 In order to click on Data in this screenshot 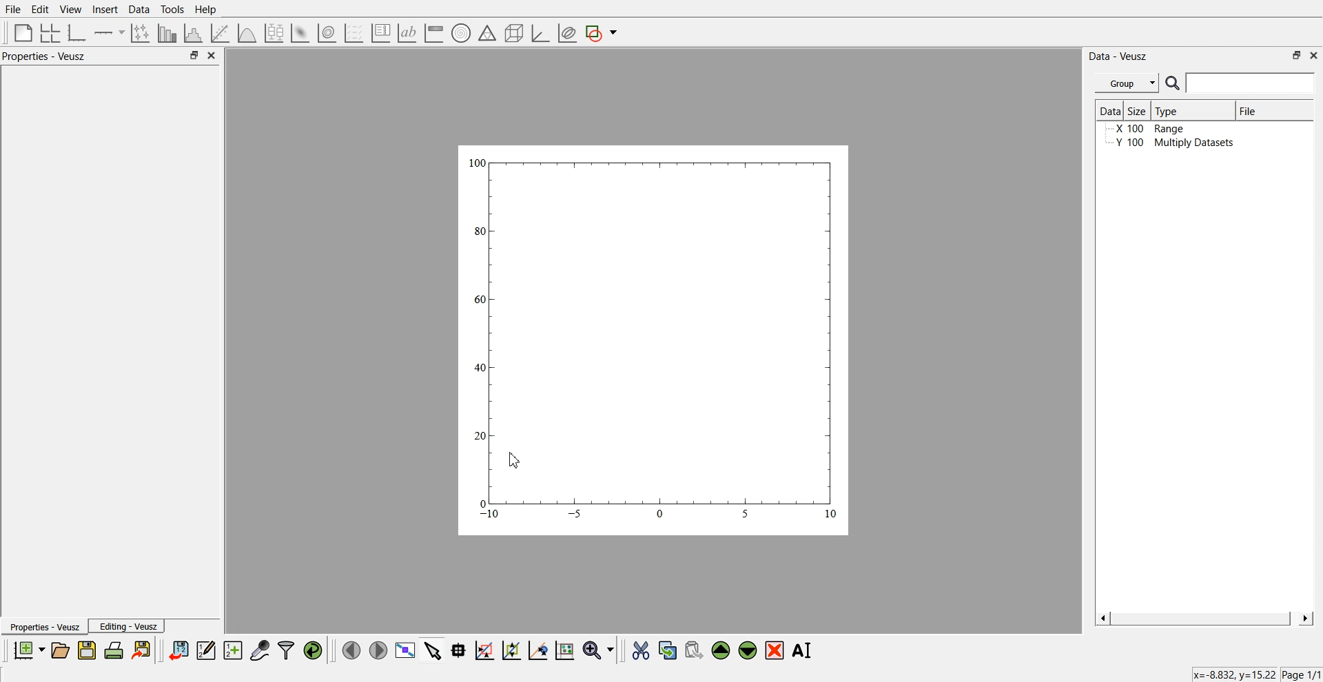, I will do `click(139, 10)`.